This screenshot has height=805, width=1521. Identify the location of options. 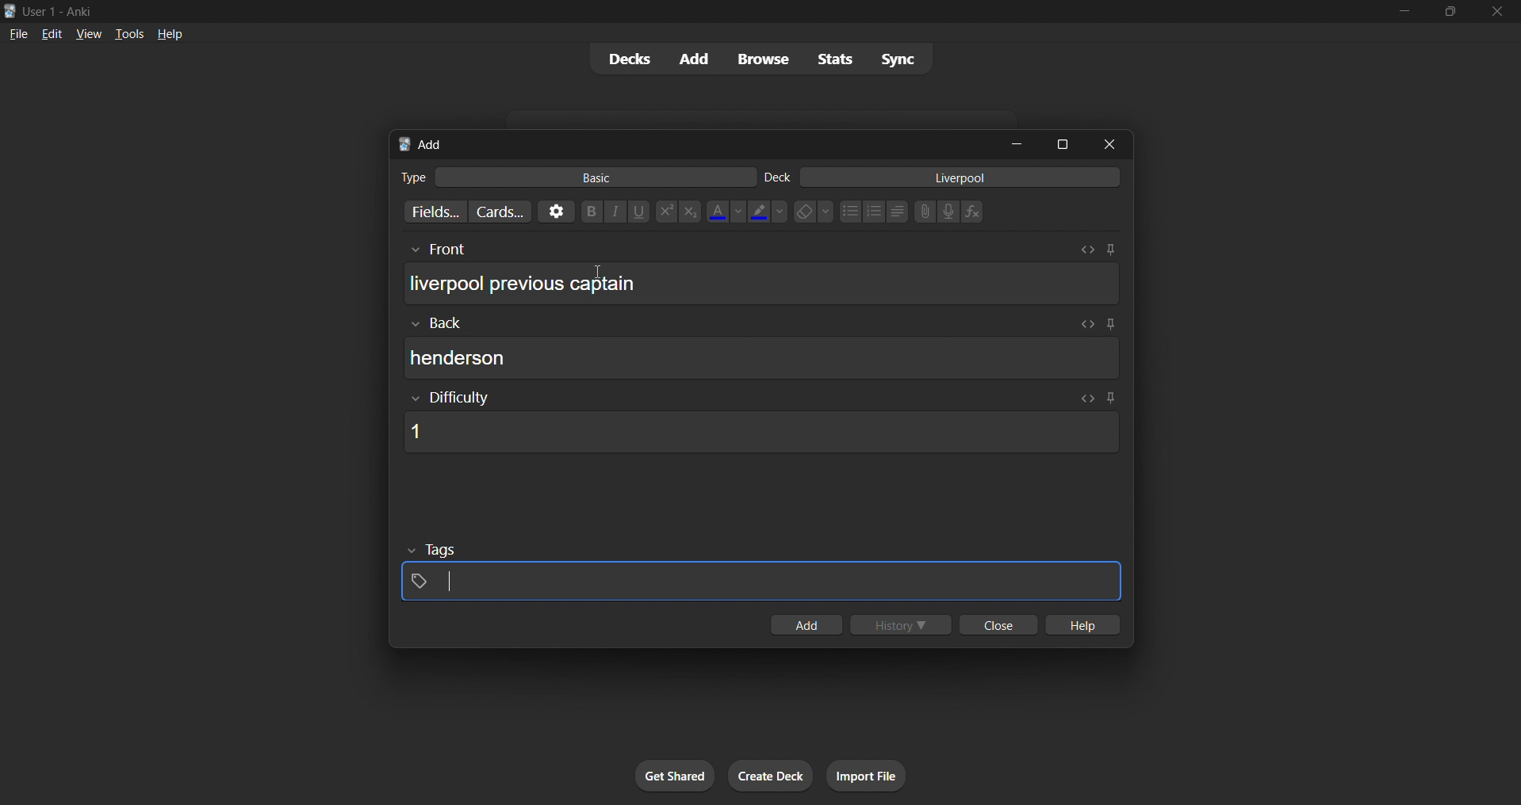
(554, 211).